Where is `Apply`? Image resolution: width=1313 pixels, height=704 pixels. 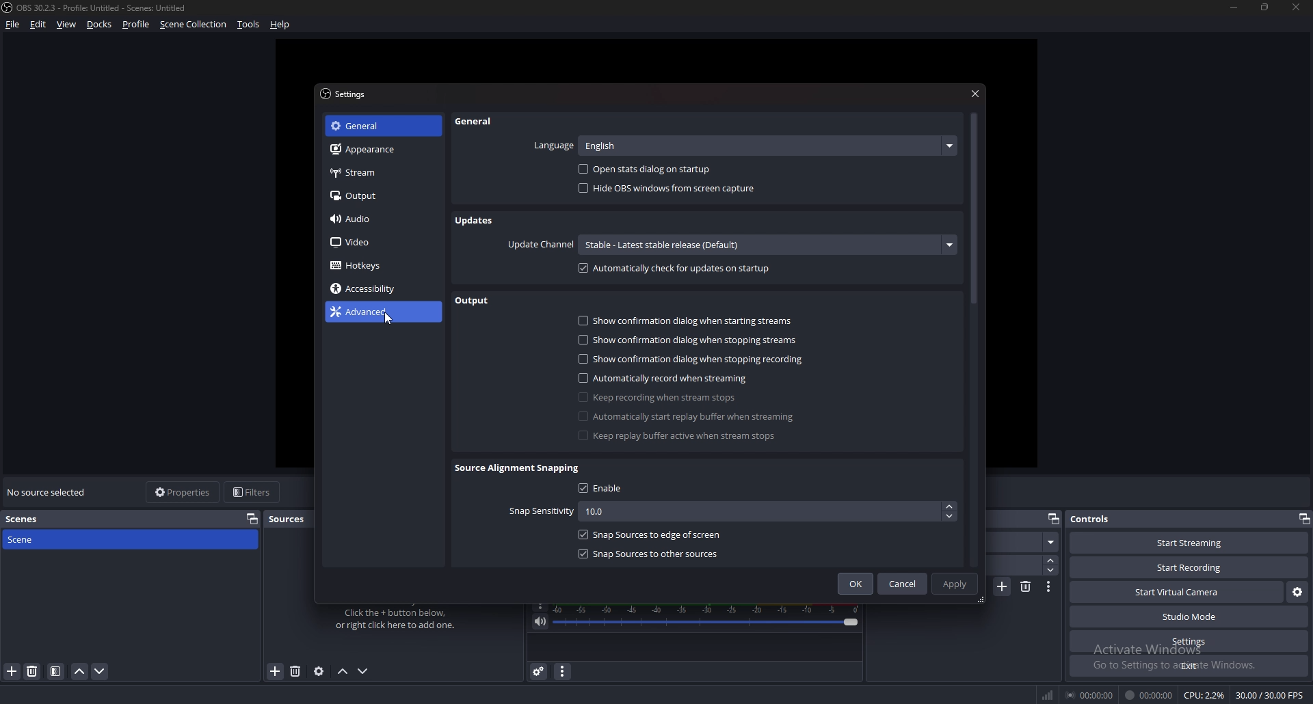 Apply is located at coordinates (957, 583).